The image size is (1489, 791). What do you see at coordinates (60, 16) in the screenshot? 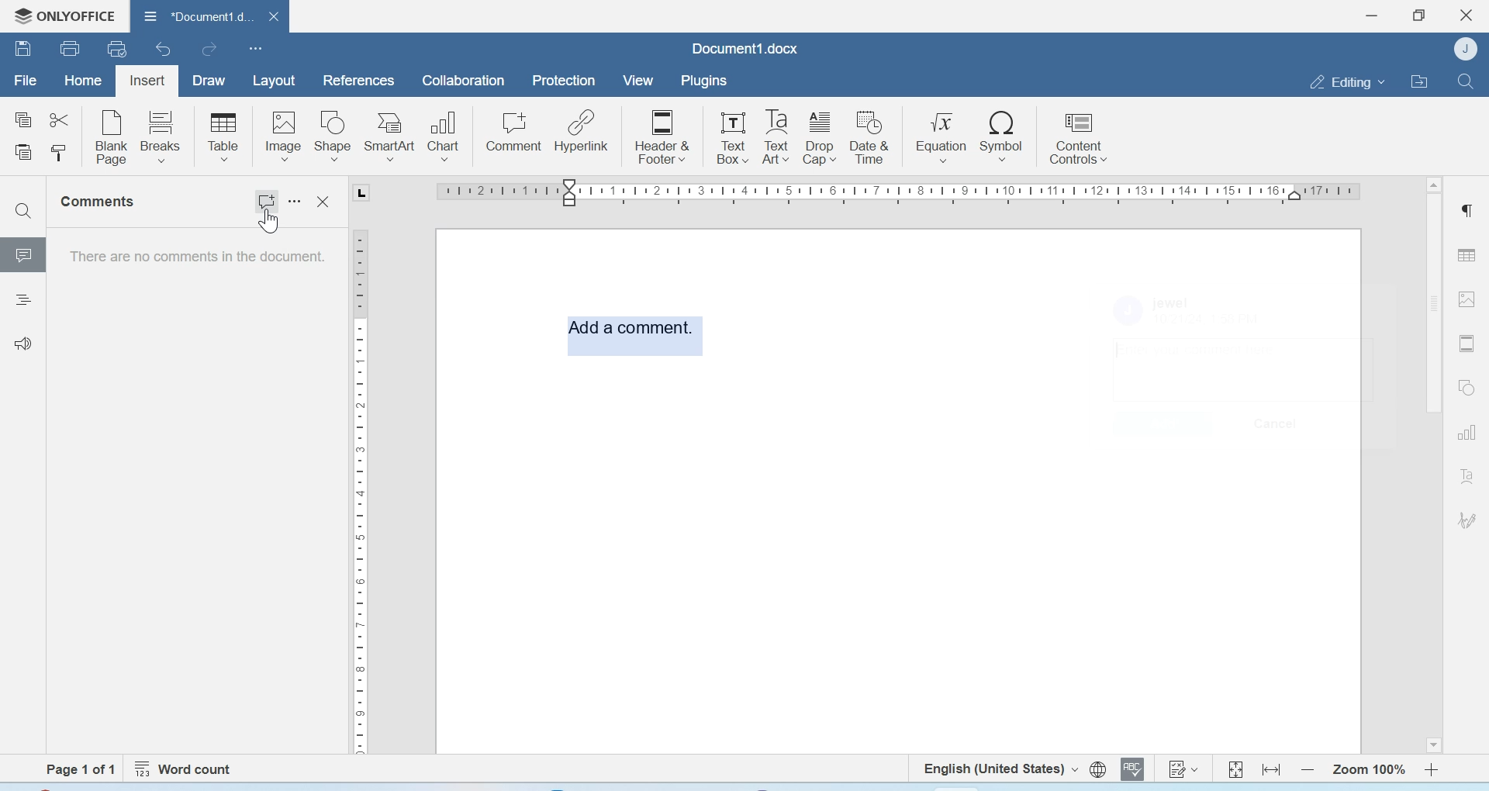
I see `Onlyoffice` at bounding box center [60, 16].